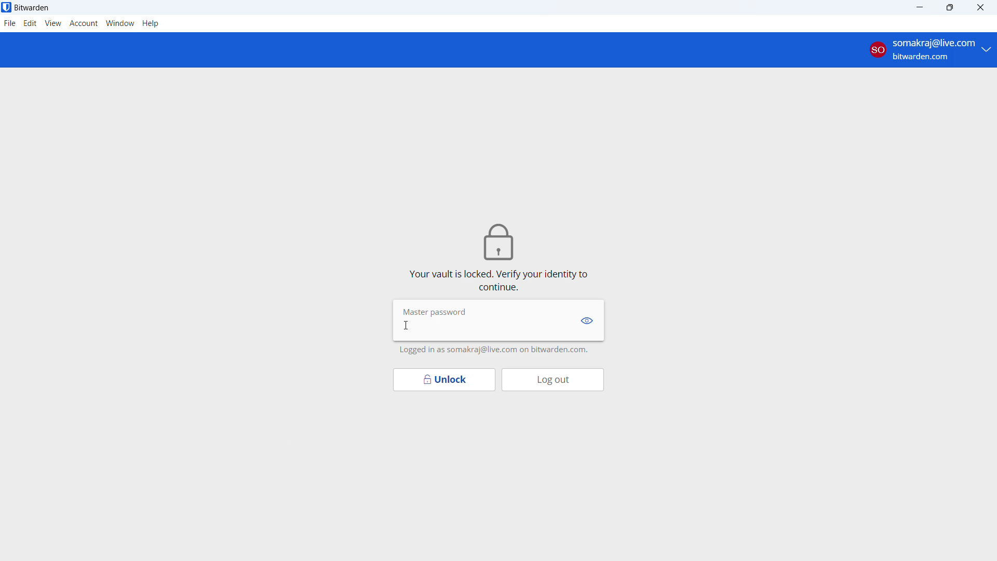  What do you see at coordinates (444, 380) in the screenshot?
I see `unlock` at bounding box center [444, 380].